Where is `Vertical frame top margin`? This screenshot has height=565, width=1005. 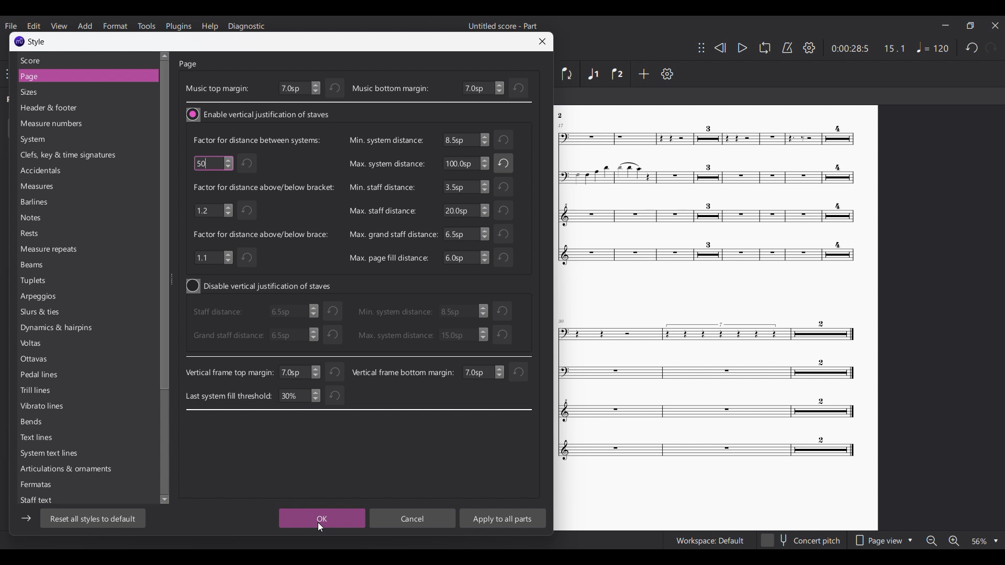 Vertical frame top margin is located at coordinates (229, 373).